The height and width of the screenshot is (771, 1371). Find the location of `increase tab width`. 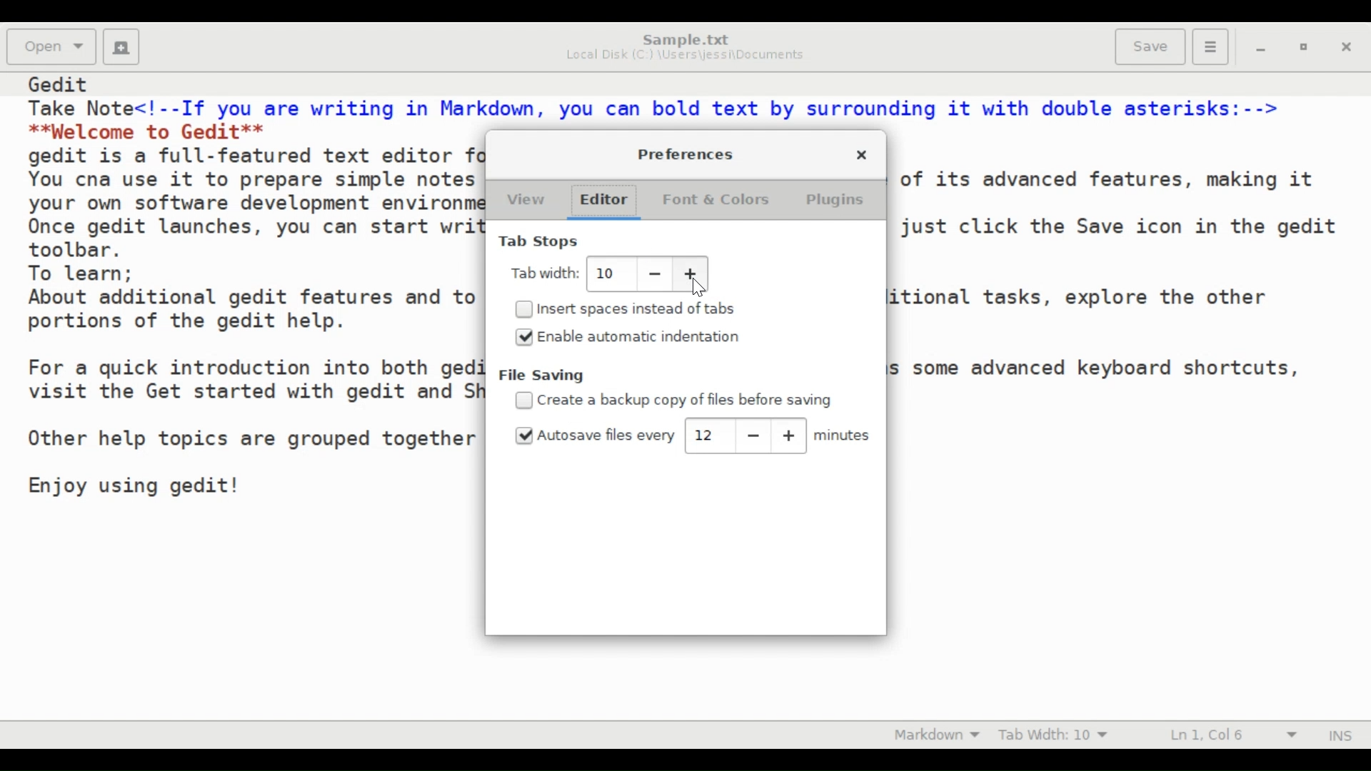

increase tab width is located at coordinates (689, 273).